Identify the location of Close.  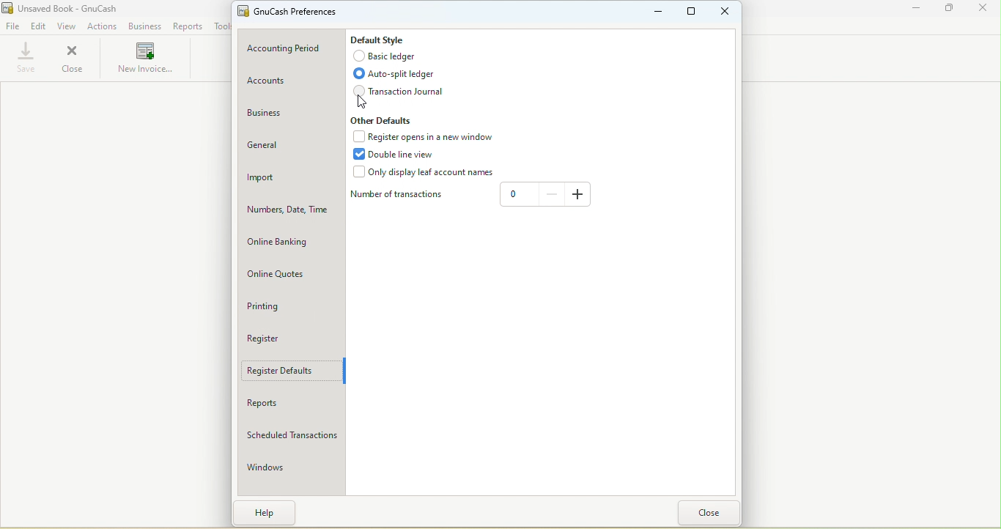
(722, 12).